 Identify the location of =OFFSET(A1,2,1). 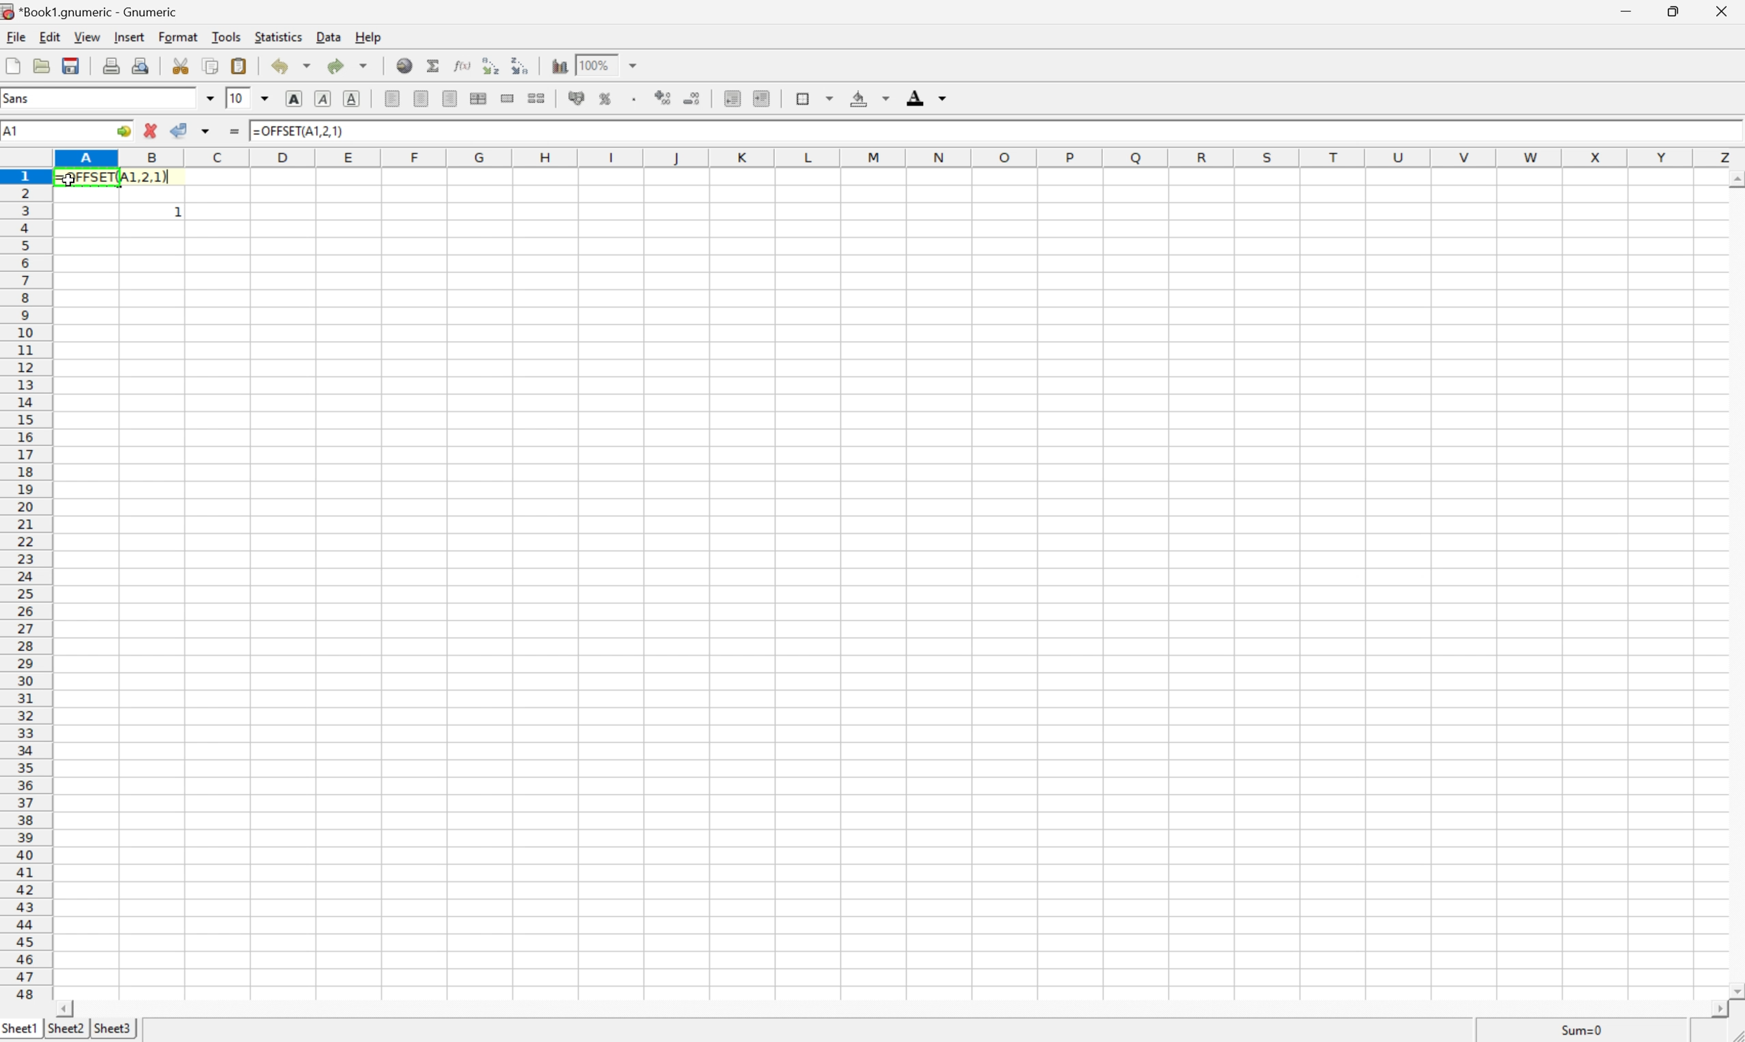
(301, 131).